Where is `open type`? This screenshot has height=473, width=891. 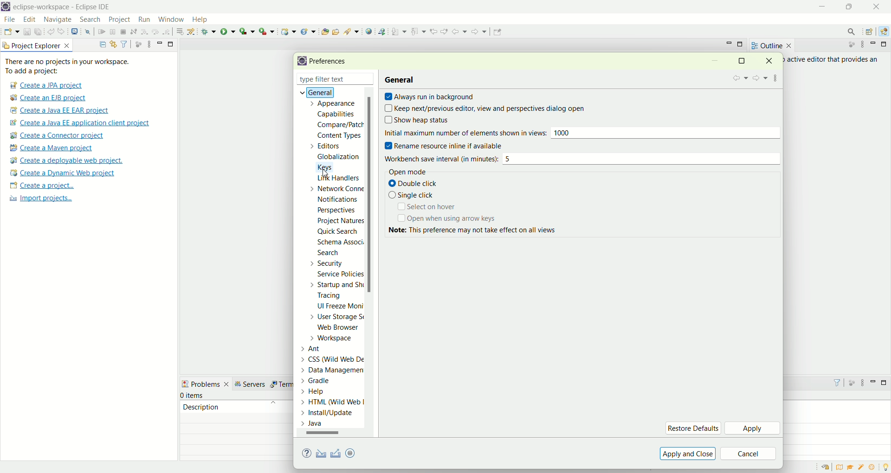 open type is located at coordinates (324, 31).